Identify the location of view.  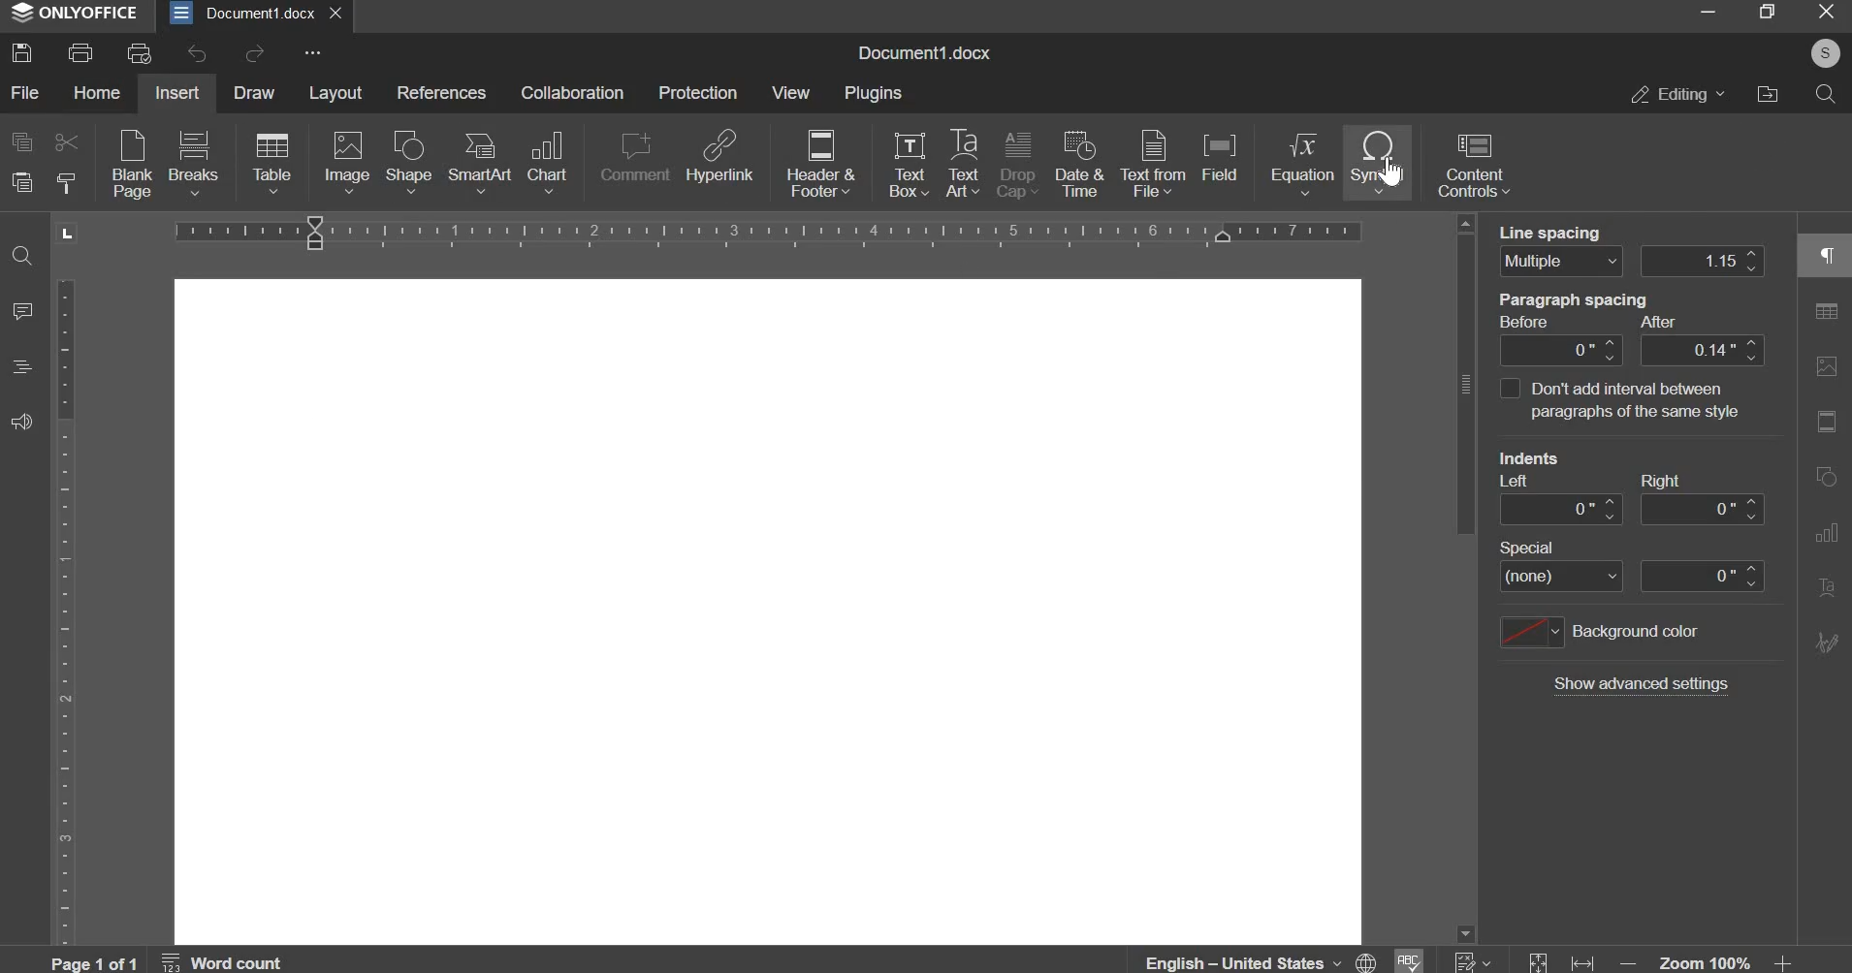
(792, 92).